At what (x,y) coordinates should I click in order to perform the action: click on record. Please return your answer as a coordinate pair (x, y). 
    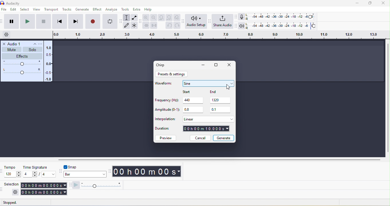
    Looking at the image, I should click on (92, 21).